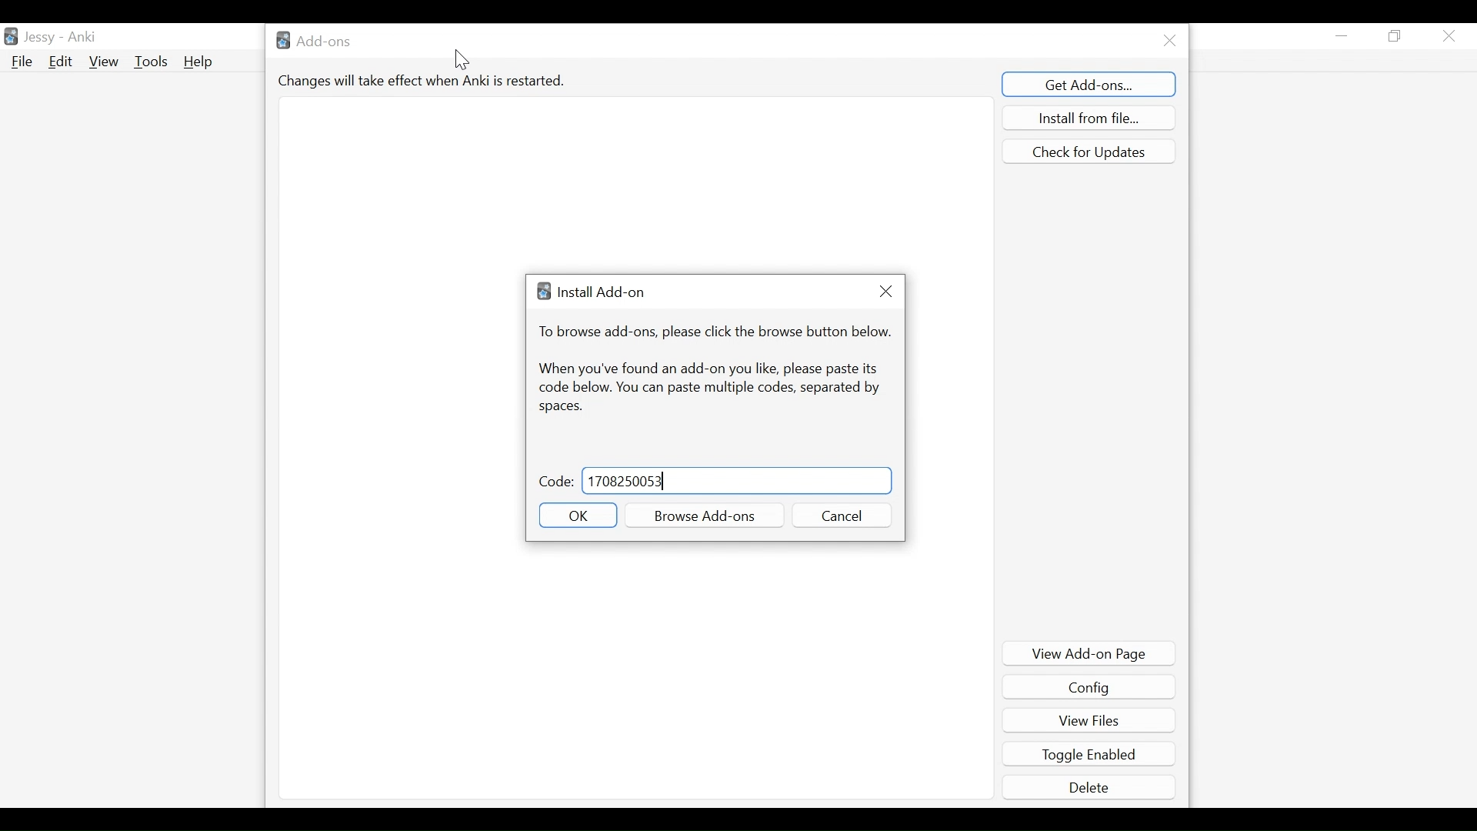 This screenshot has height=831, width=1477. I want to click on Code, so click(556, 481).